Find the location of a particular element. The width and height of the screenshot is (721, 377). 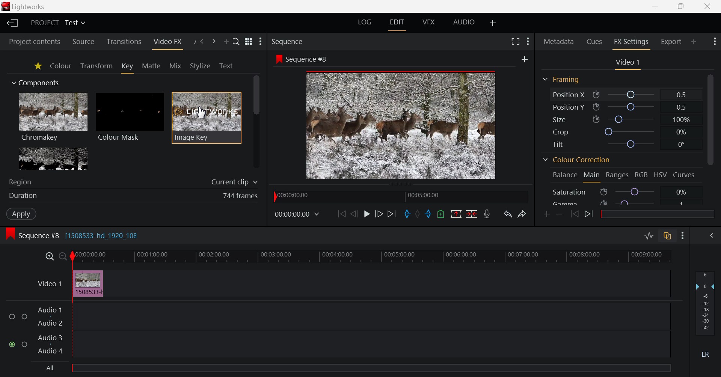

Go Back is located at coordinates (354, 214).